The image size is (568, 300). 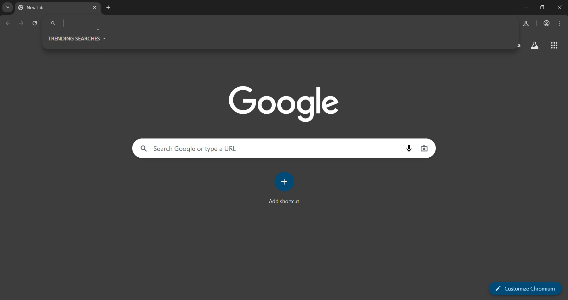 I want to click on image, so click(x=285, y=102).